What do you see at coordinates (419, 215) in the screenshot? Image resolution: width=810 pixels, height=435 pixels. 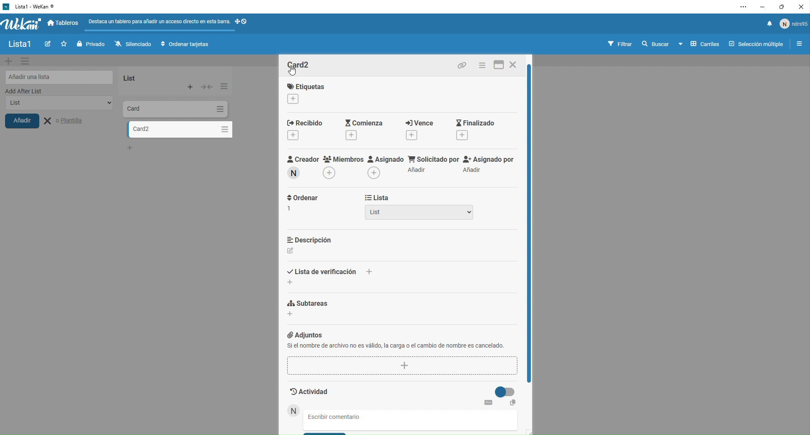 I see `List` at bounding box center [419, 215].